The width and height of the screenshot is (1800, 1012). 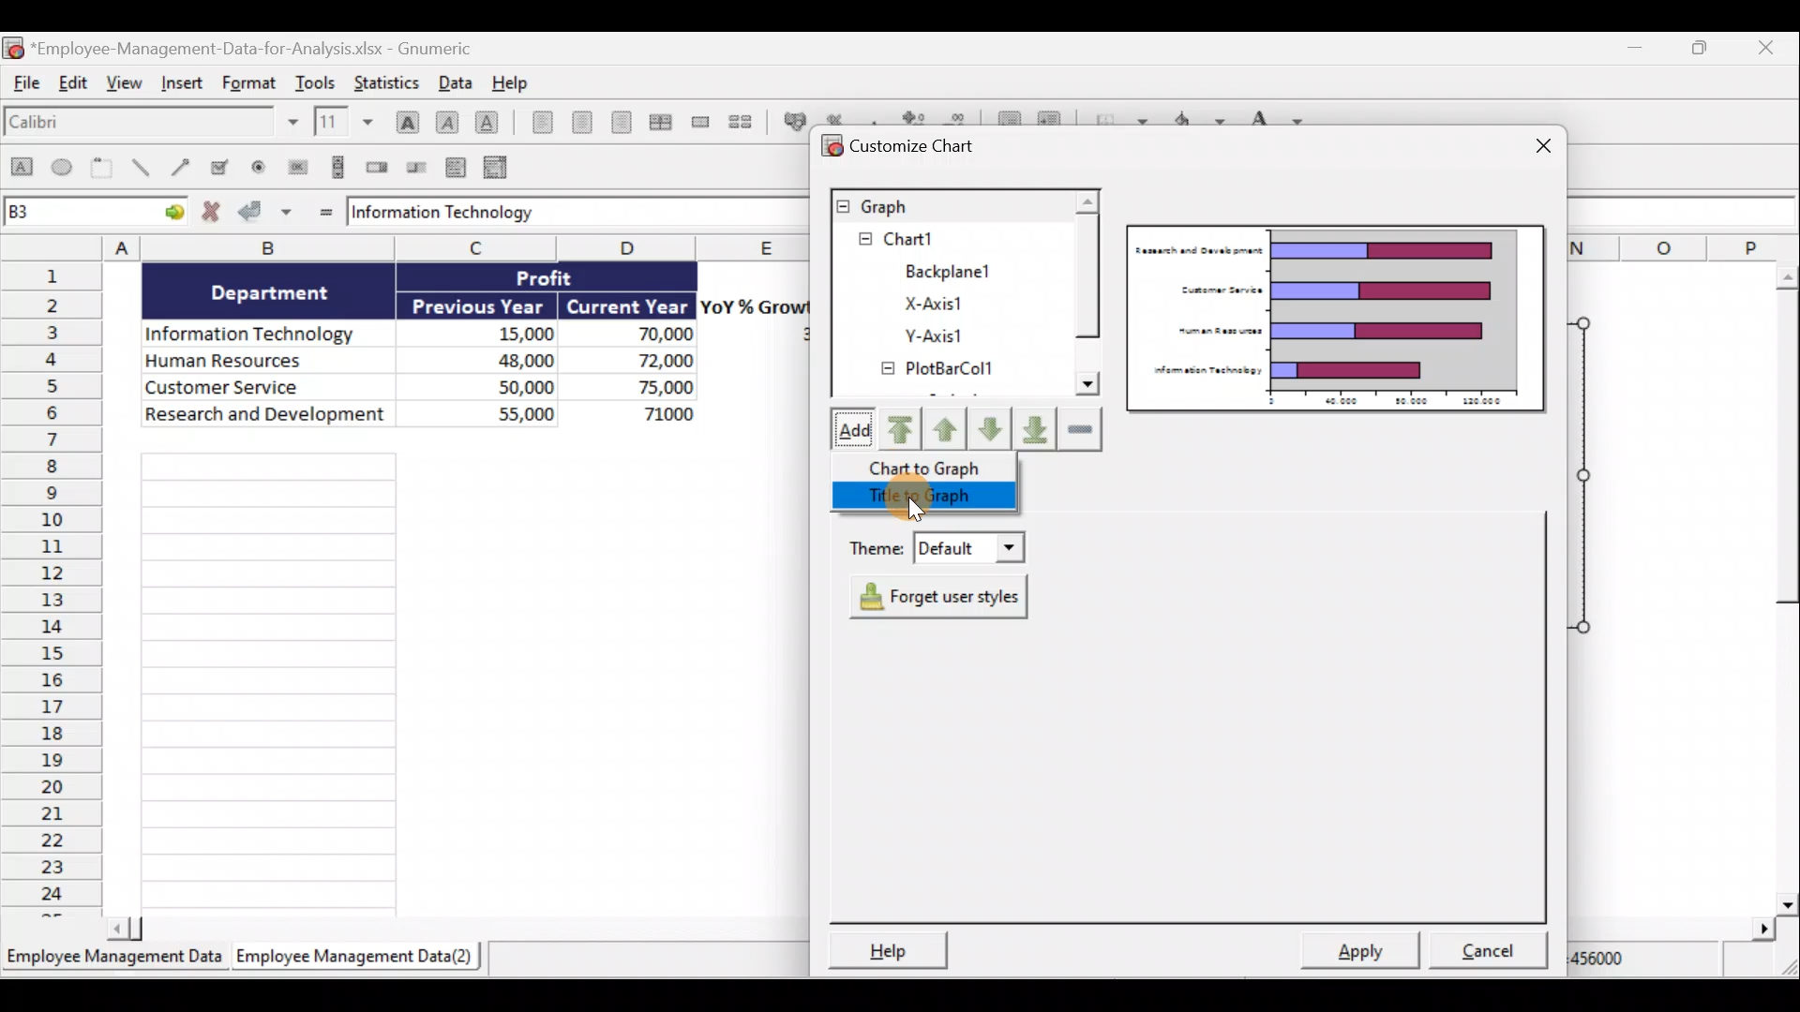 What do you see at coordinates (153, 124) in the screenshot?
I see `Font name` at bounding box center [153, 124].